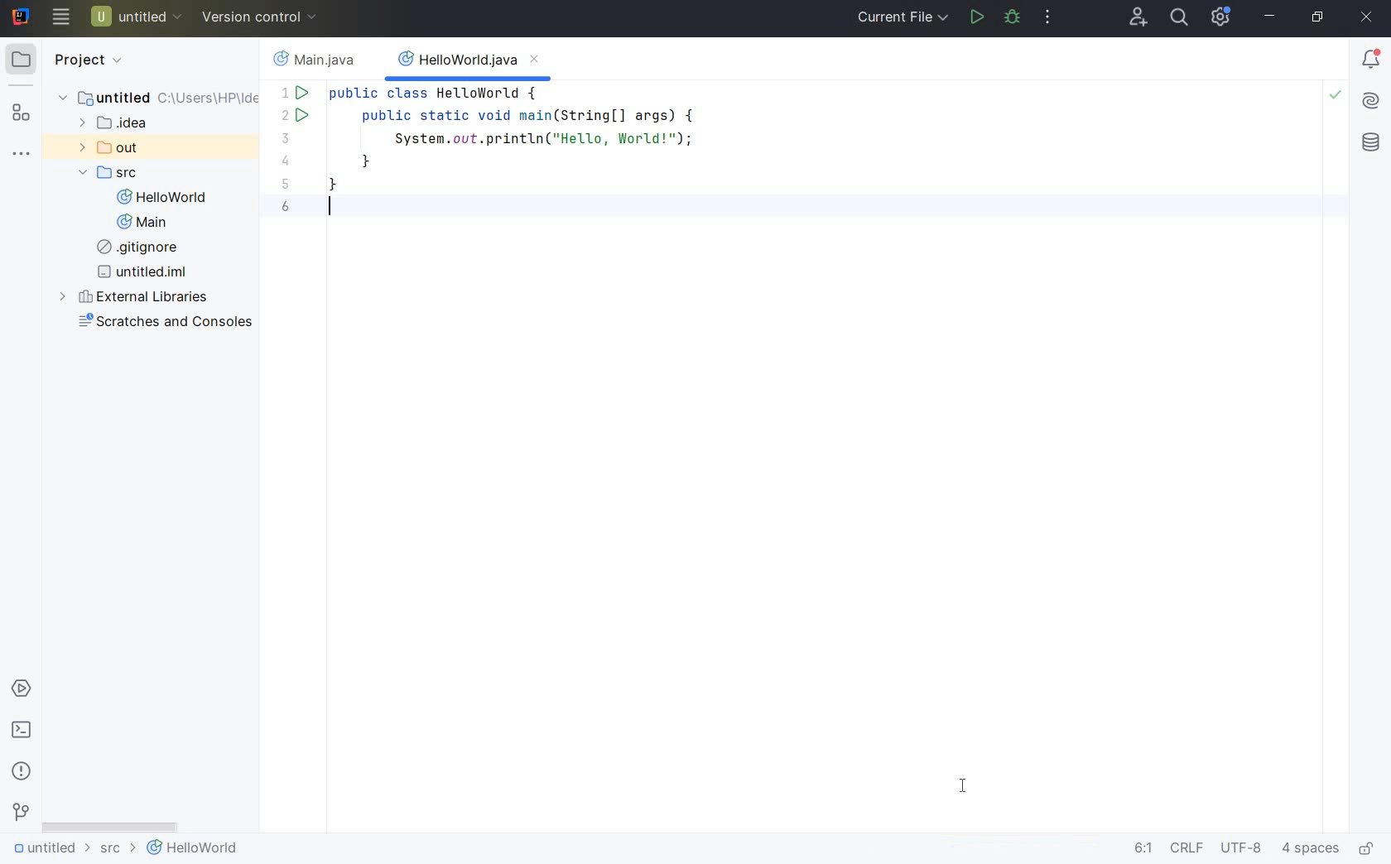 The image size is (1391, 864). Describe the element at coordinates (1139, 17) in the screenshot. I see `CODE WITH ME` at that location.